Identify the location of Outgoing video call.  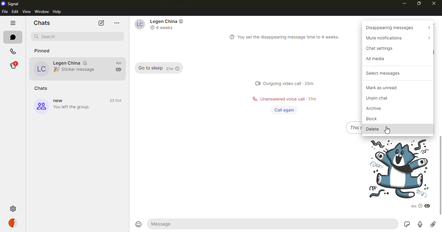
(282, 84).